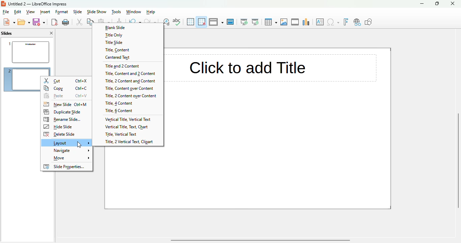 The image size is (461, 243). I want to click on cut, so click(79, 22).